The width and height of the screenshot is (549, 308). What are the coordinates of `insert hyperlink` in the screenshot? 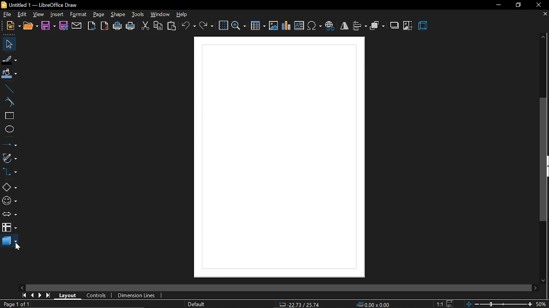 It's located at (330, 27).